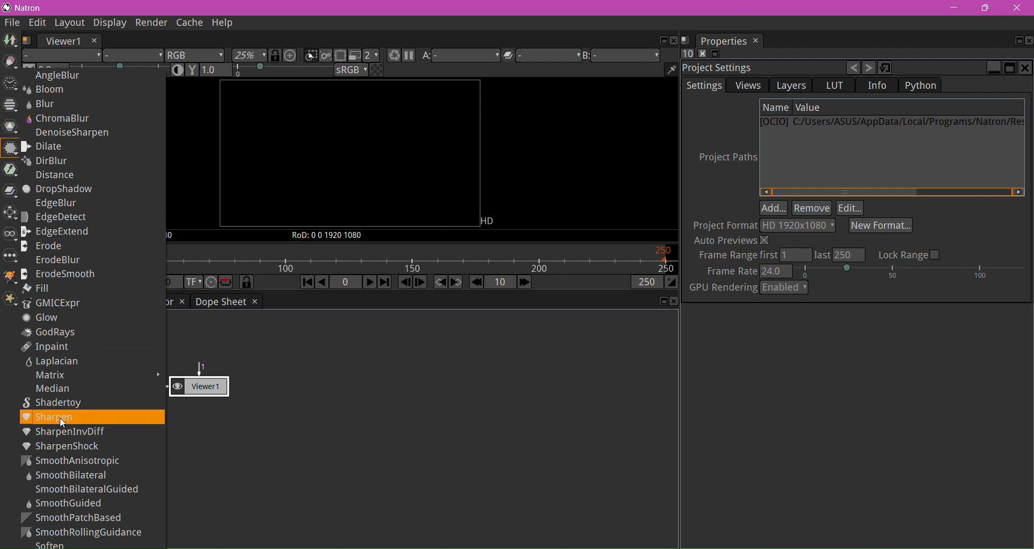 The height and width of the screenshot is (549, 1034). Describe the element at coordinates (53, 177) in the screenshot. I see `Distance` at that location.